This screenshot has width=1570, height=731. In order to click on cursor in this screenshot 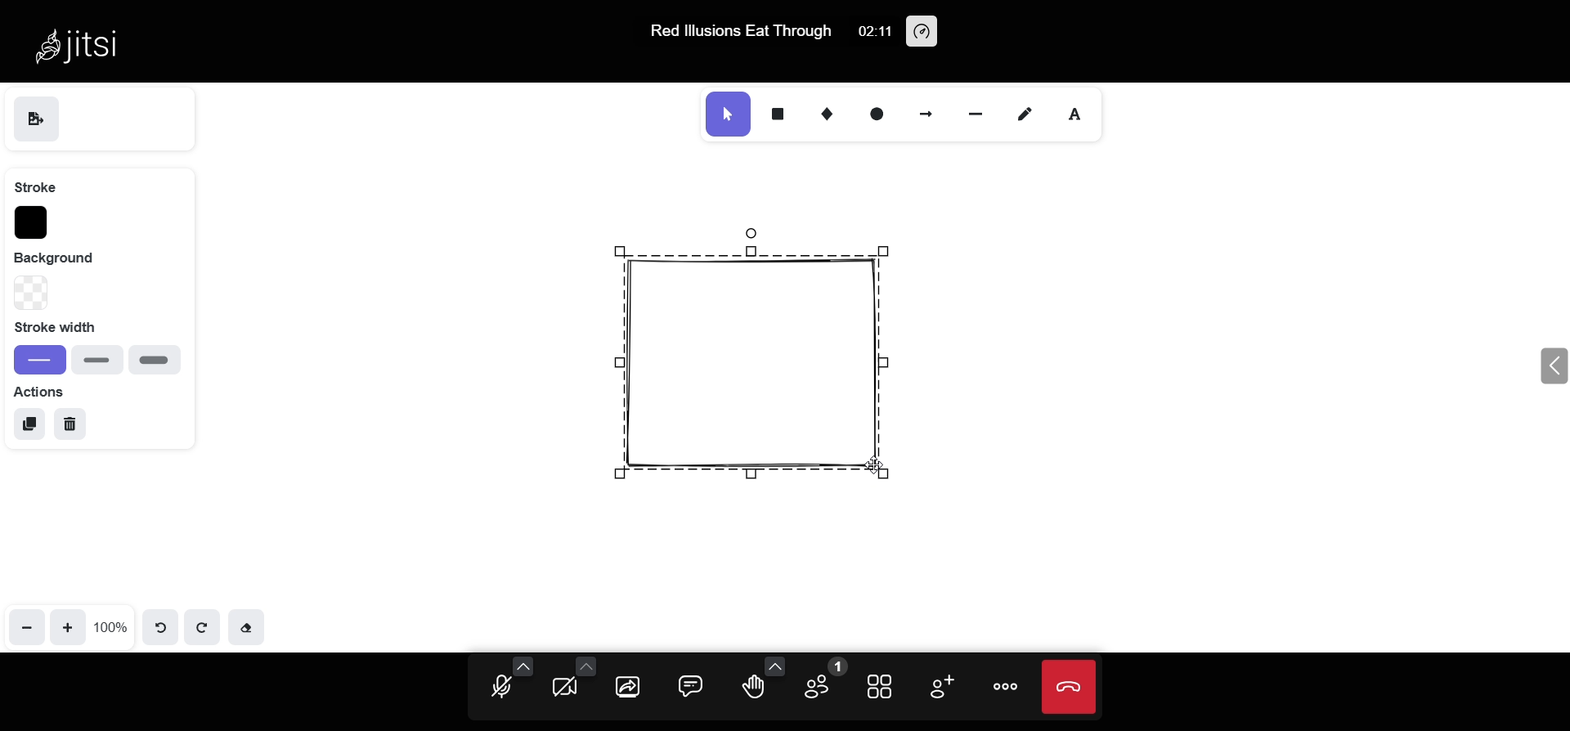, I will do `click(869, 467)`.